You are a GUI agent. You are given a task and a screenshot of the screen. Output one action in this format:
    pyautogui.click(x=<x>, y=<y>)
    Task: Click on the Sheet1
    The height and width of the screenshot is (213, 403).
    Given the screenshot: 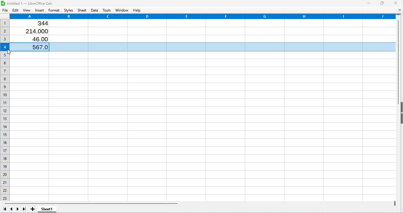 What is the action you would take?
    pyautogui.click(x=48, y=209)
    